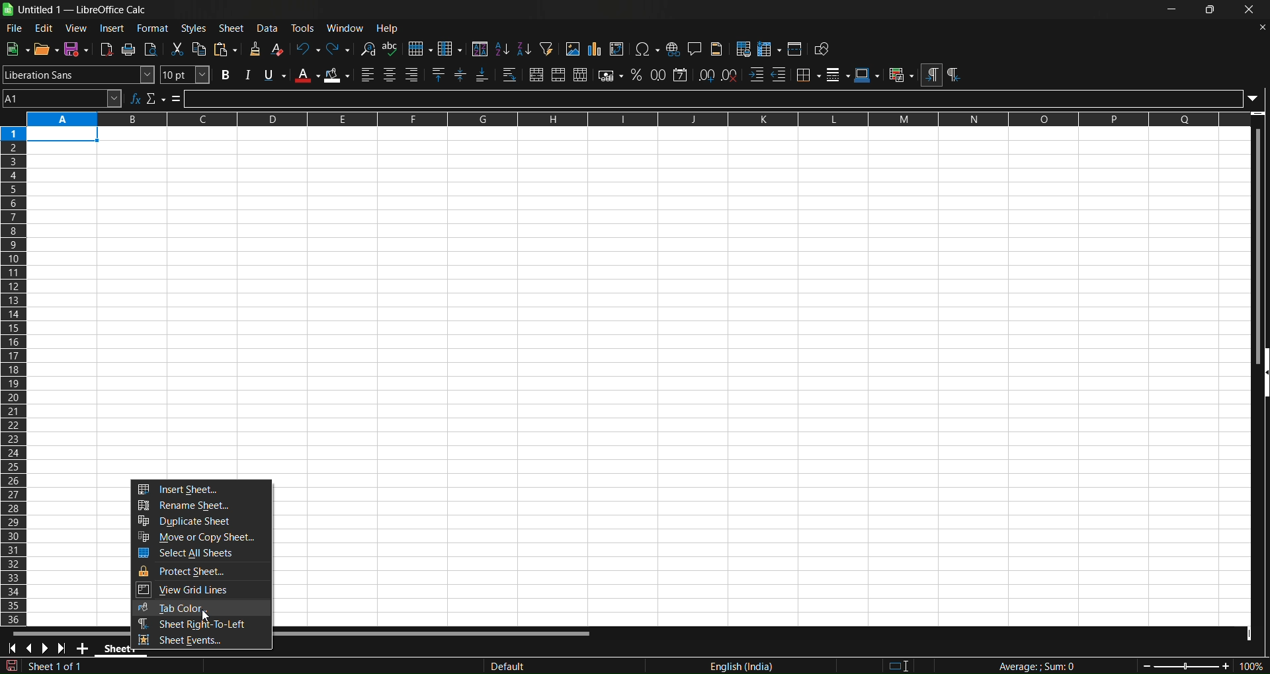 The width and height of the screenshot is (1270, 674). I want to click on styles, so click(194, 28).